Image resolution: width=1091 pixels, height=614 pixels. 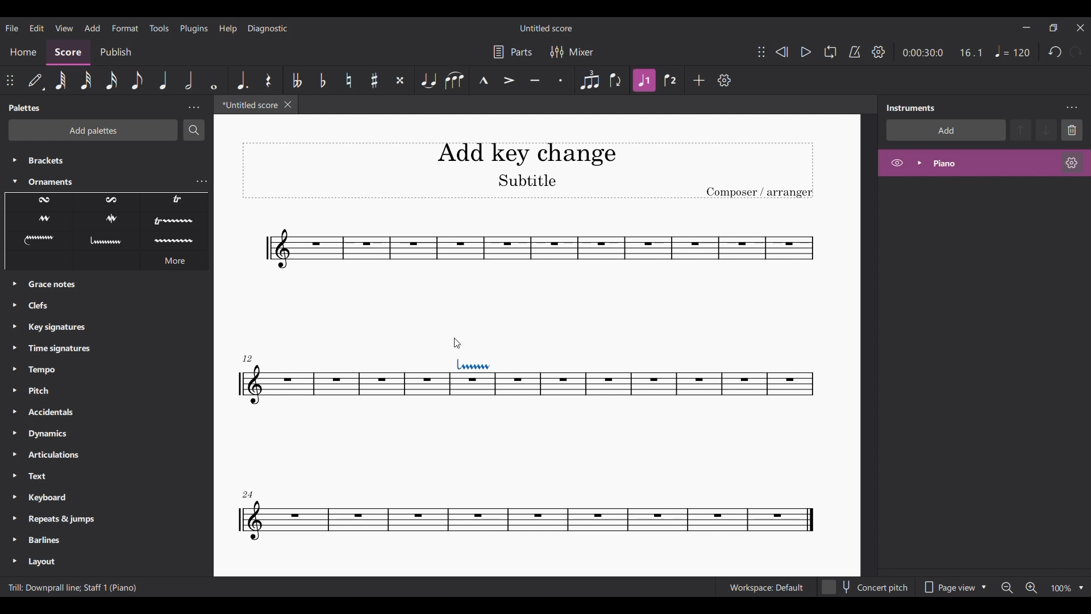 What do you see at coordinates (472, 377) in the screenshot?
I see `Ornament added to selected note` at bounding box center [472, 377].